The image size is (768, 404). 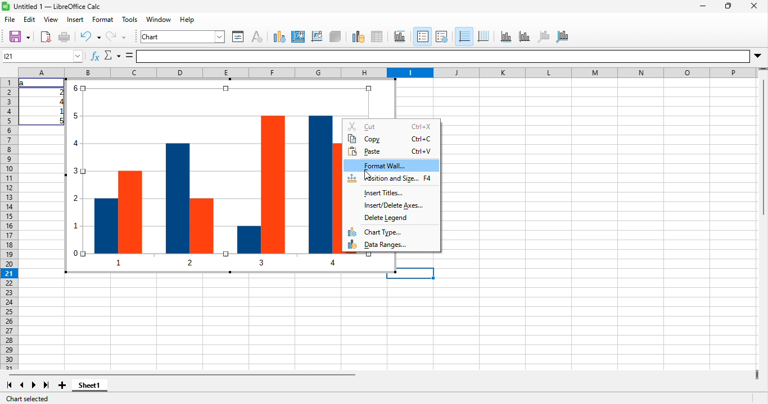 What do you see at coordinates (754, 6) in the screenshot?
I see `close` at bounding box center [754, 6].